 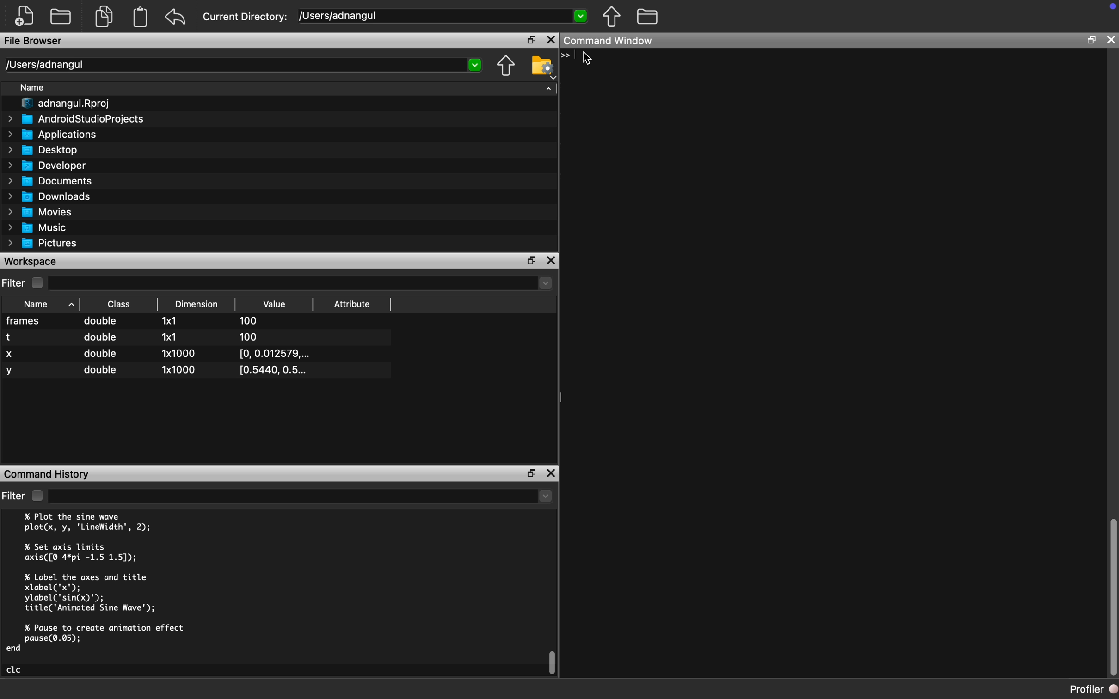 What do you see at coordinates (37, 283) in the screenshot?
I see `Checkbox` at bounding box center [37, 283].